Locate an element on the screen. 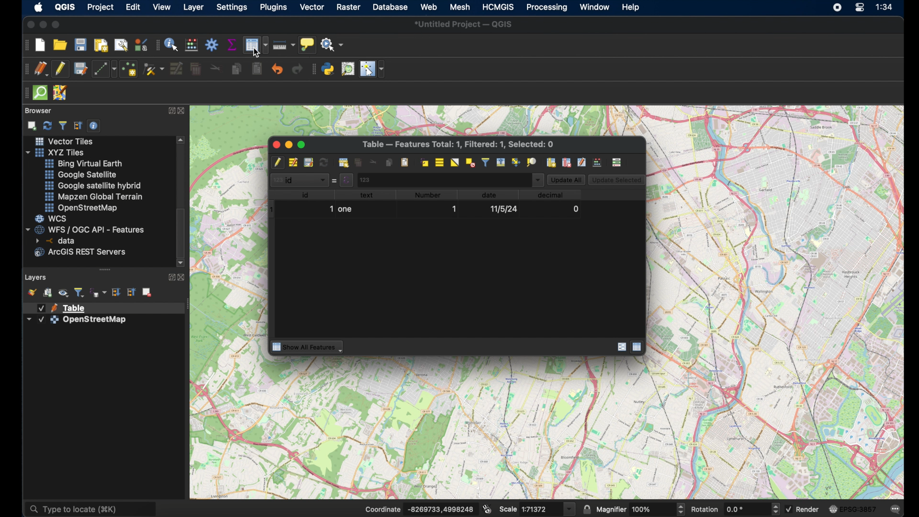 This screenshot has width=919, height=517. add feature is located at coordinates (344, 162).